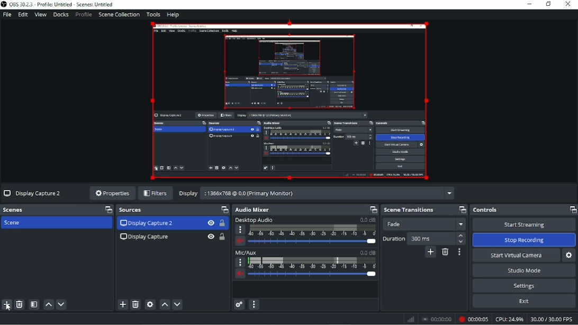 This screenshot has height=325, width=578. What do you see at coordinates (247, 252) in the screenshot?
I see `Mic/Aux` at bounding box center [247, 252].